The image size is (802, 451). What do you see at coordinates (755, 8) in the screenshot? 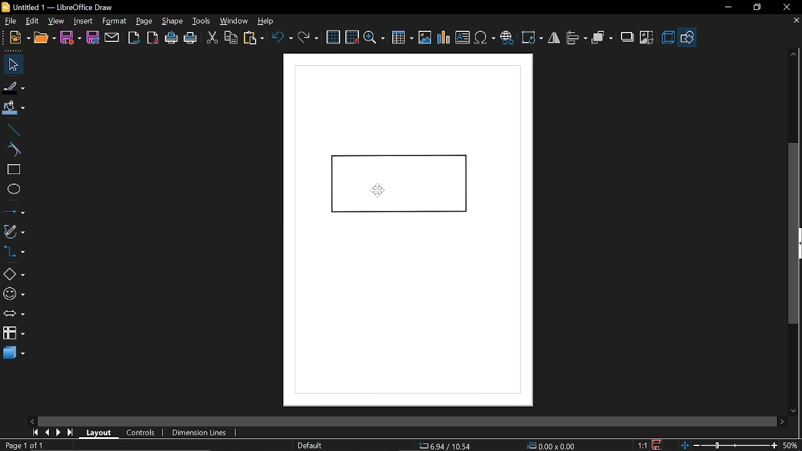
I see `Restore down` at bounding box center [755, 8].